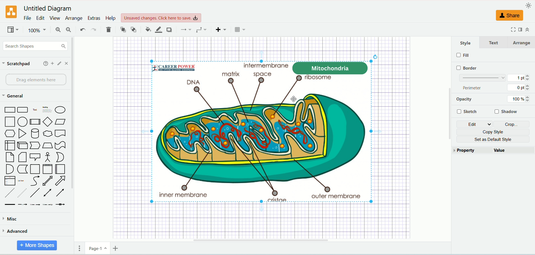 Image resolution: width=535 pixels, height=255 pixels. I want to click on 100%, so click(519, 100).